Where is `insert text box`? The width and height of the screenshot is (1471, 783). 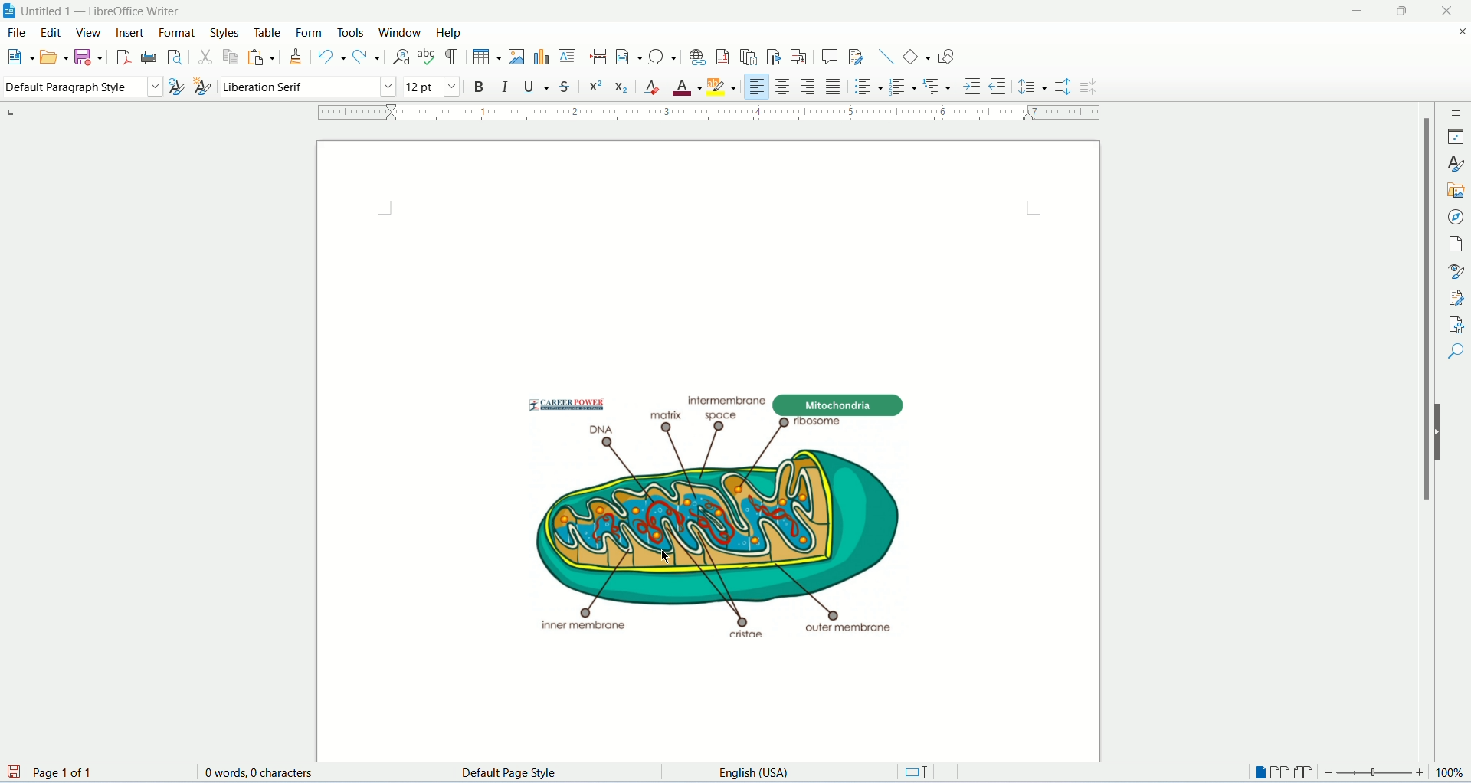 insert text box is located at coordinates (567, 56).